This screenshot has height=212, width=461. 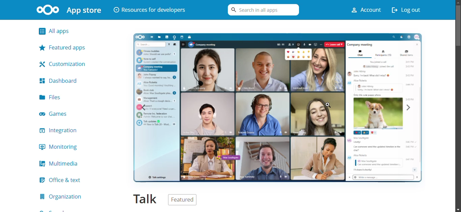 What do you see at coordinates (68, 10) in the screenshot?
I see `app store` at bounding box center [68, 10].